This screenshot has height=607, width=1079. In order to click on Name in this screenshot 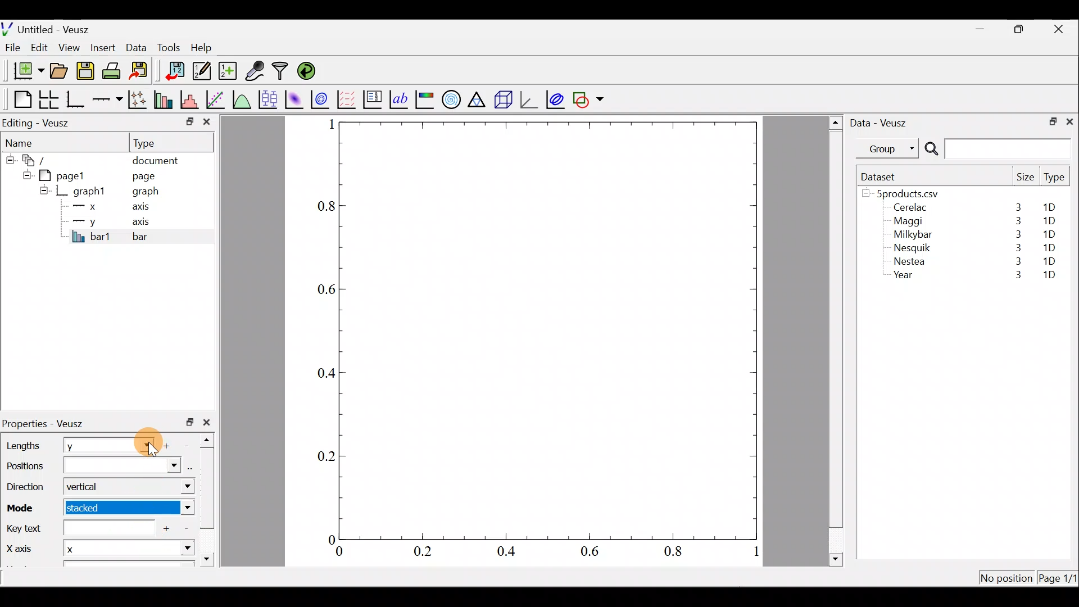, I will do `click(26, 141)`.